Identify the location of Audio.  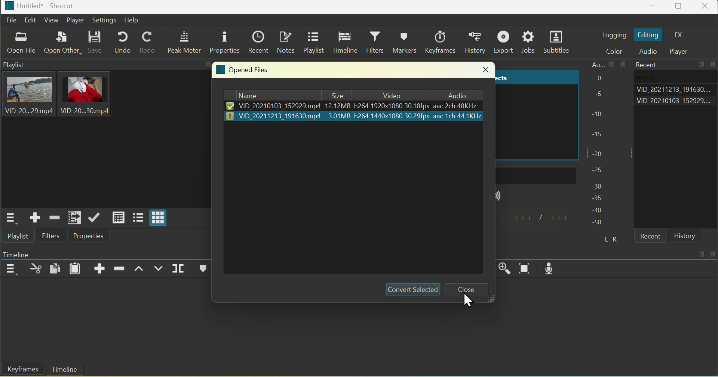
(651, 52).